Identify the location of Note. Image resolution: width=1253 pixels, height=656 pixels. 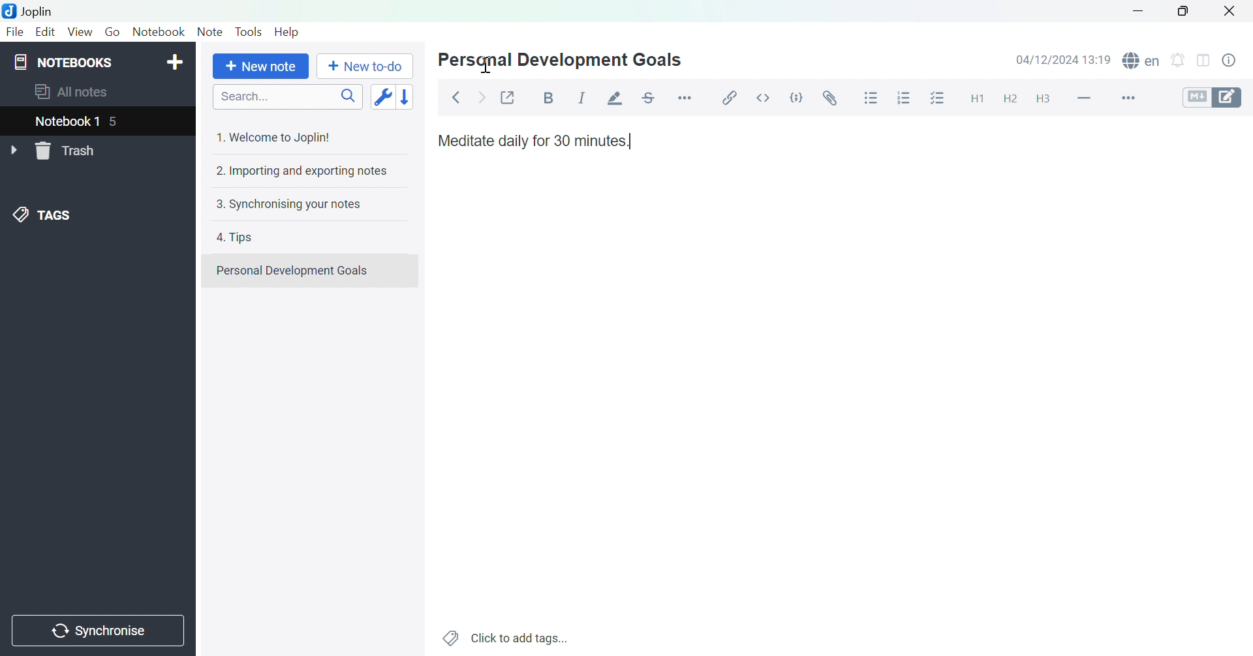
(209, 33).